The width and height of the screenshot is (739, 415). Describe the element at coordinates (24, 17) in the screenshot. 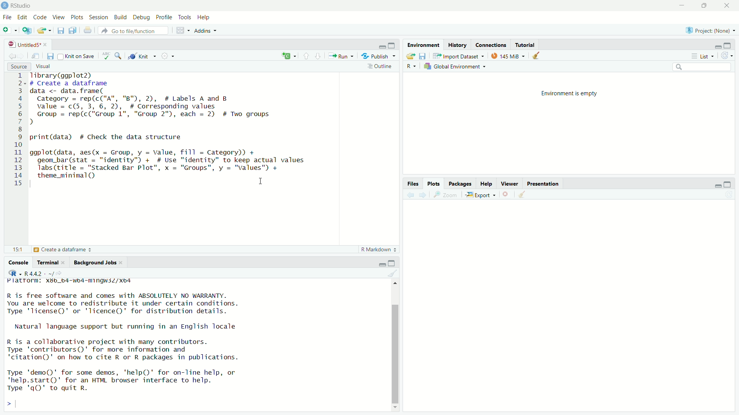

I see `Edit` at that location.